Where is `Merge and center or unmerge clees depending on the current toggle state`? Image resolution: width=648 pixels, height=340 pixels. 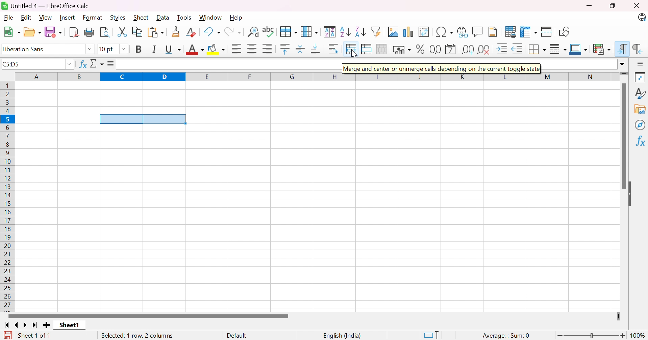 Merge and center or unmerge clees depending on the current toggle state is located at coordinates (442, 67).